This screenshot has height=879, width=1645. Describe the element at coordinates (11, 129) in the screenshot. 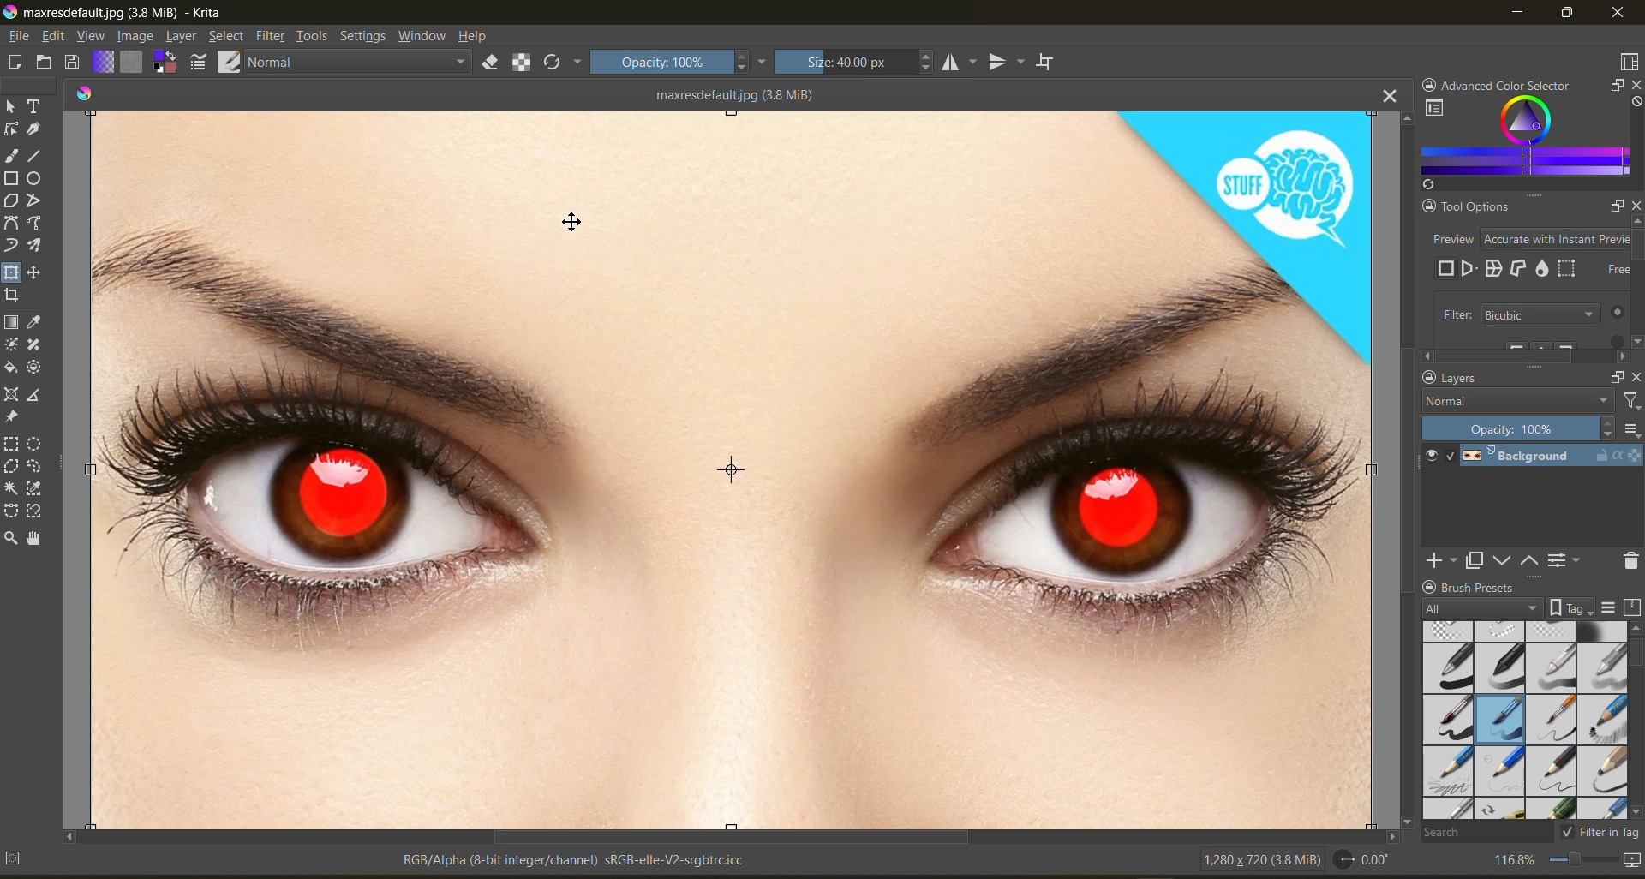

I see `tool` at that location.